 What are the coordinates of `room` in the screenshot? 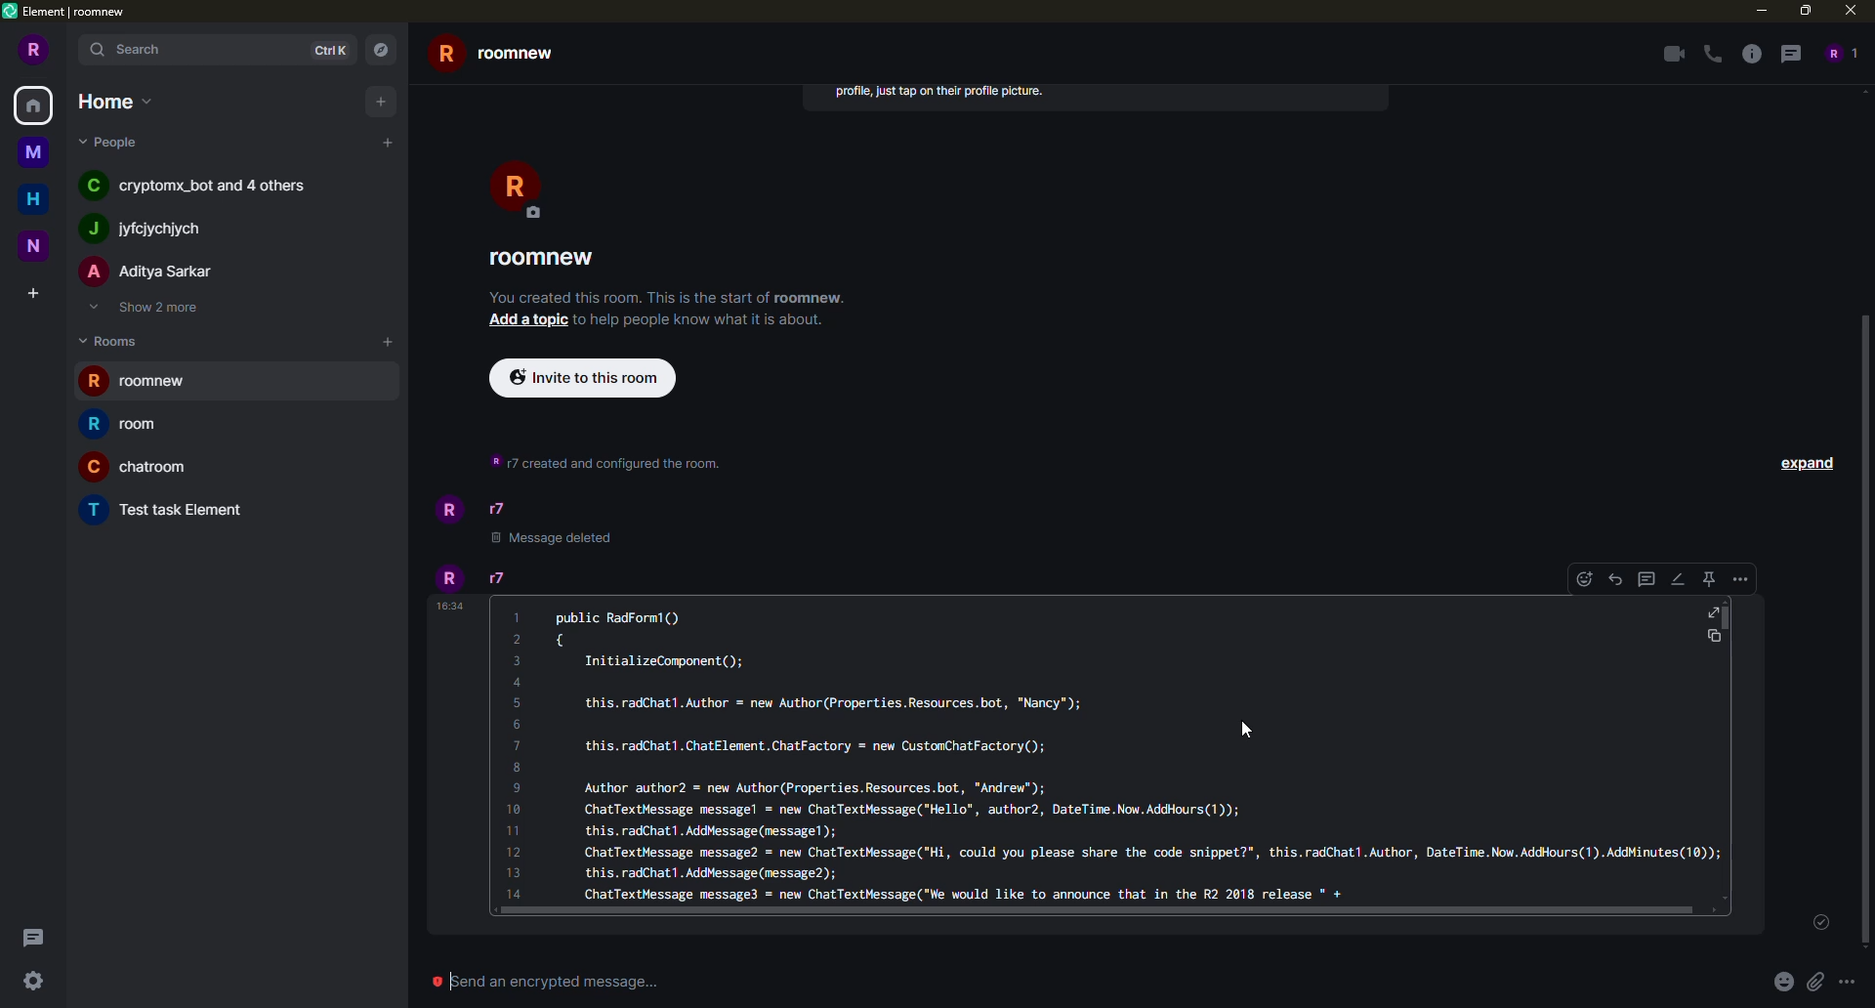 It's located at (507, 55).